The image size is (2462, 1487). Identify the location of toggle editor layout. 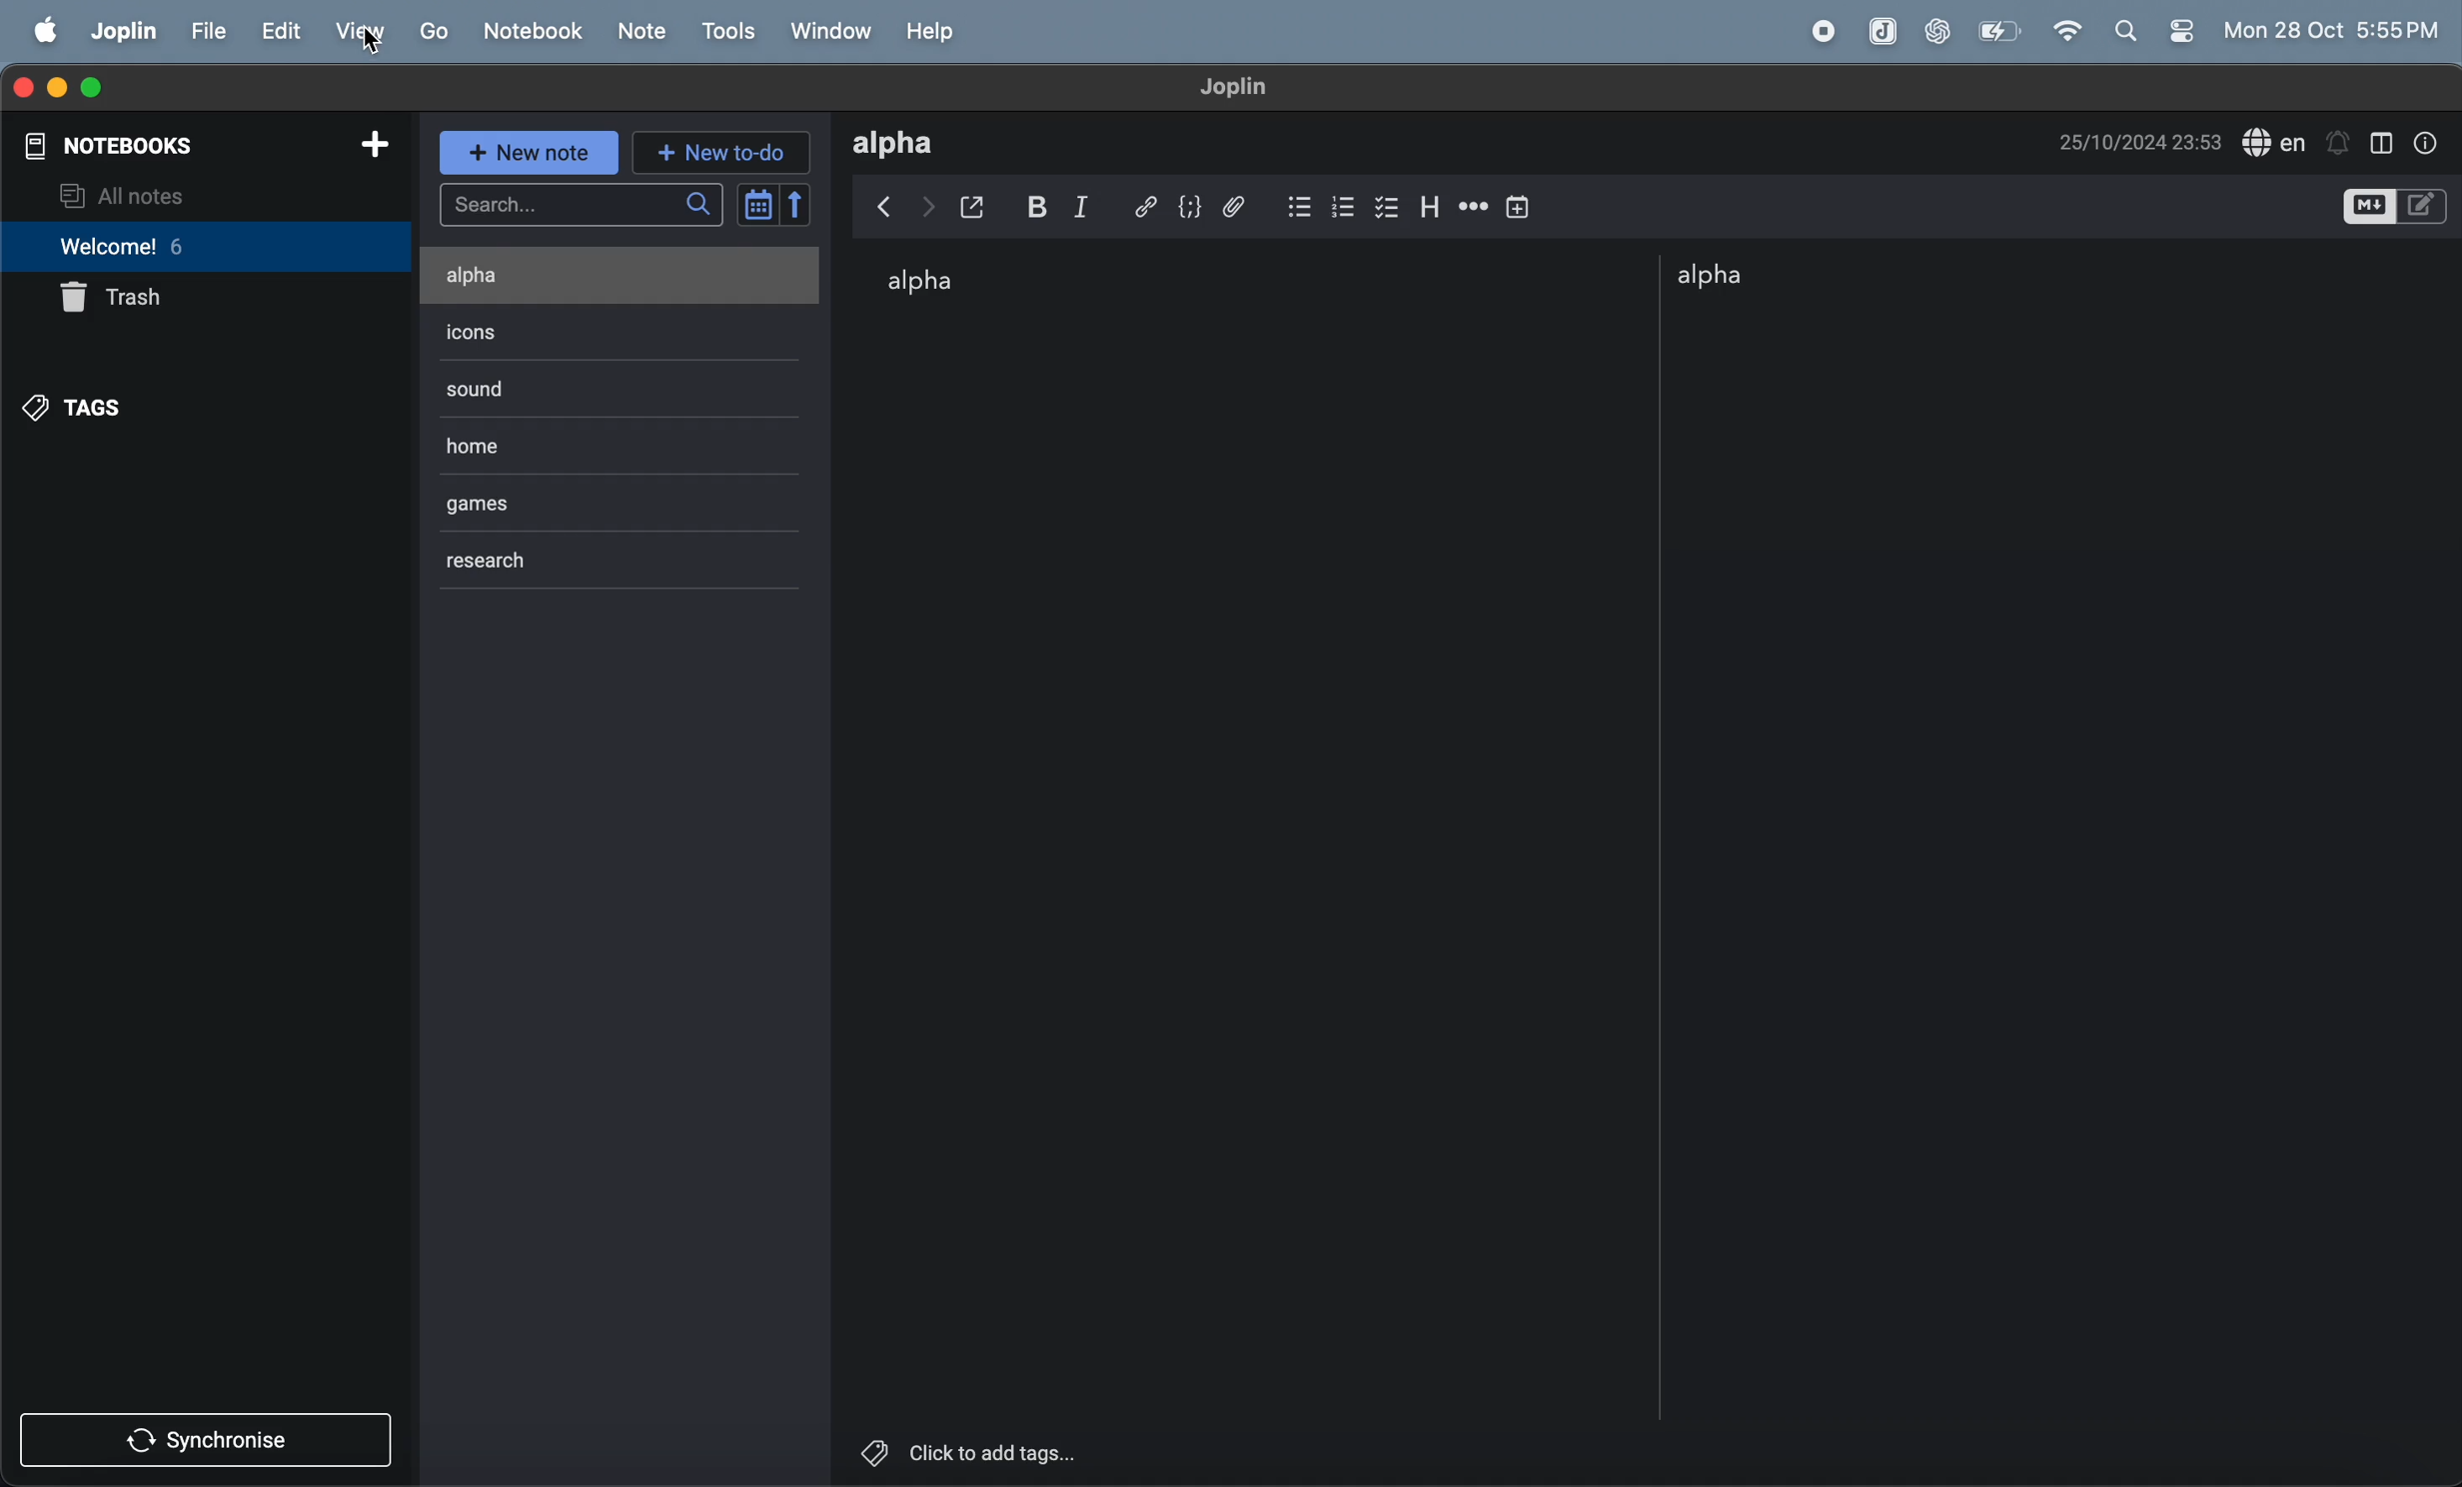
(2384, 140).